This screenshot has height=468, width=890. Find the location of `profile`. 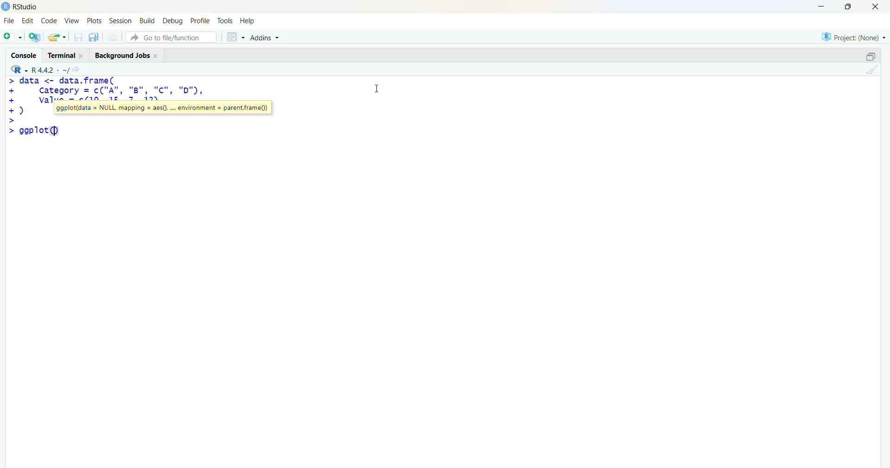

profile is located at coordinates (199, 21).